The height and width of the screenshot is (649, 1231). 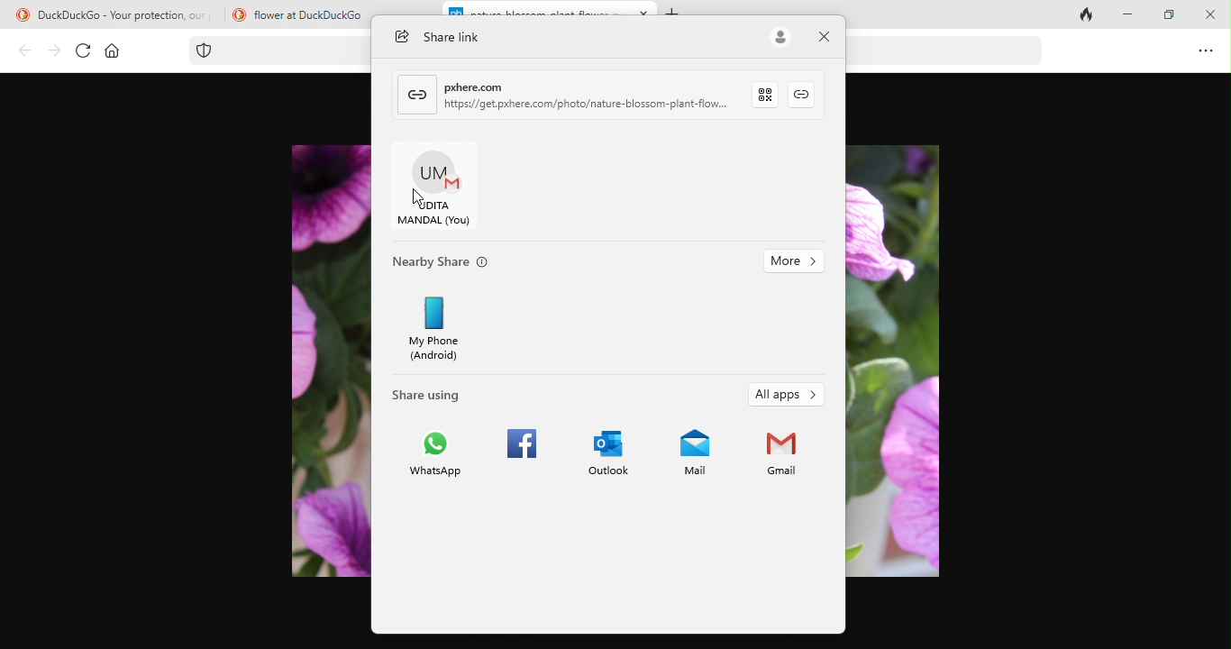 I want to click on add, so click(x=676, y=9).